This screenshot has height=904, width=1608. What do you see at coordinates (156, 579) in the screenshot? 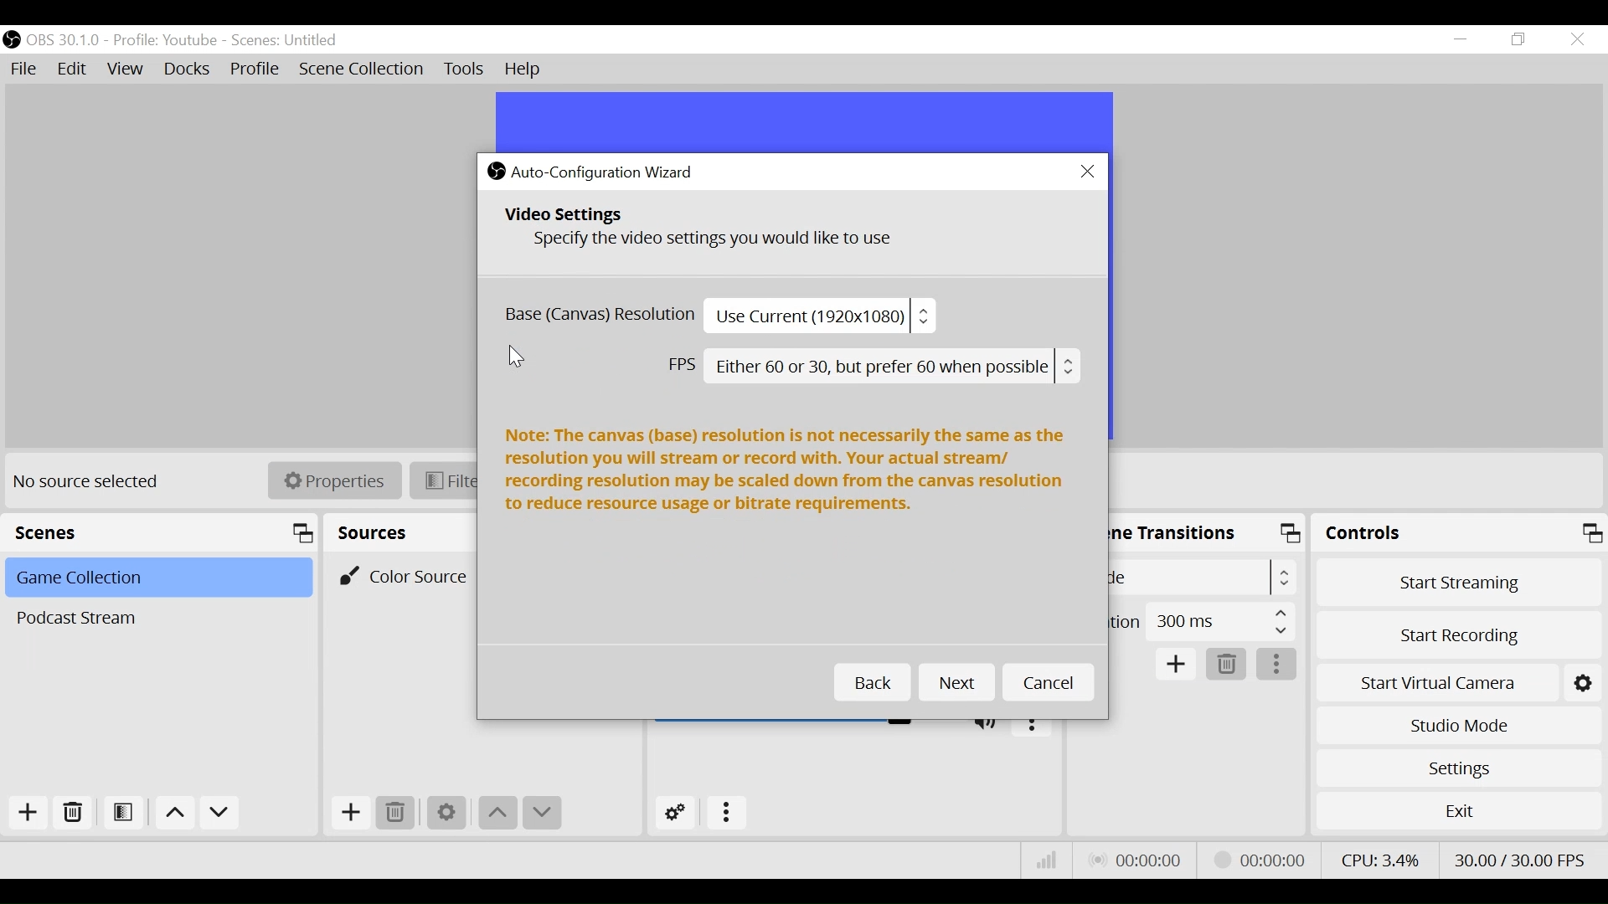
I see `Scene` at bounding box center [156, 579].